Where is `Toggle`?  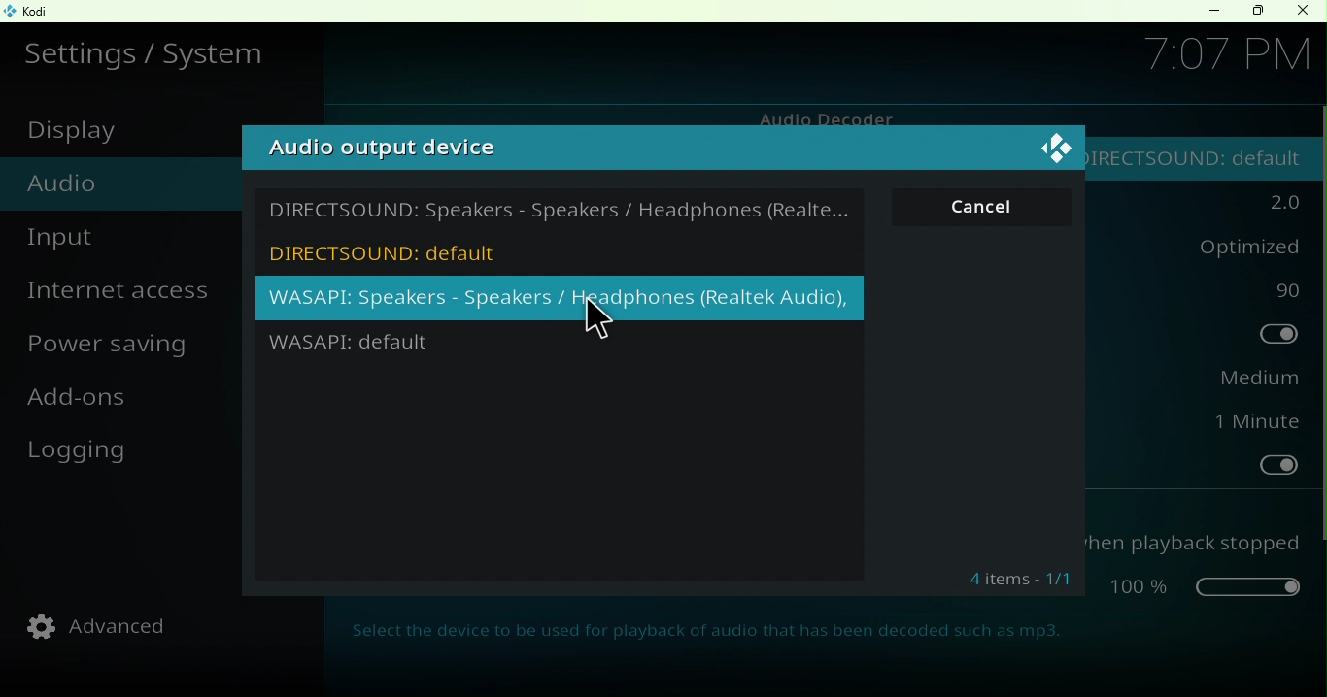
Toggle is located at coordinates (1276, 331).